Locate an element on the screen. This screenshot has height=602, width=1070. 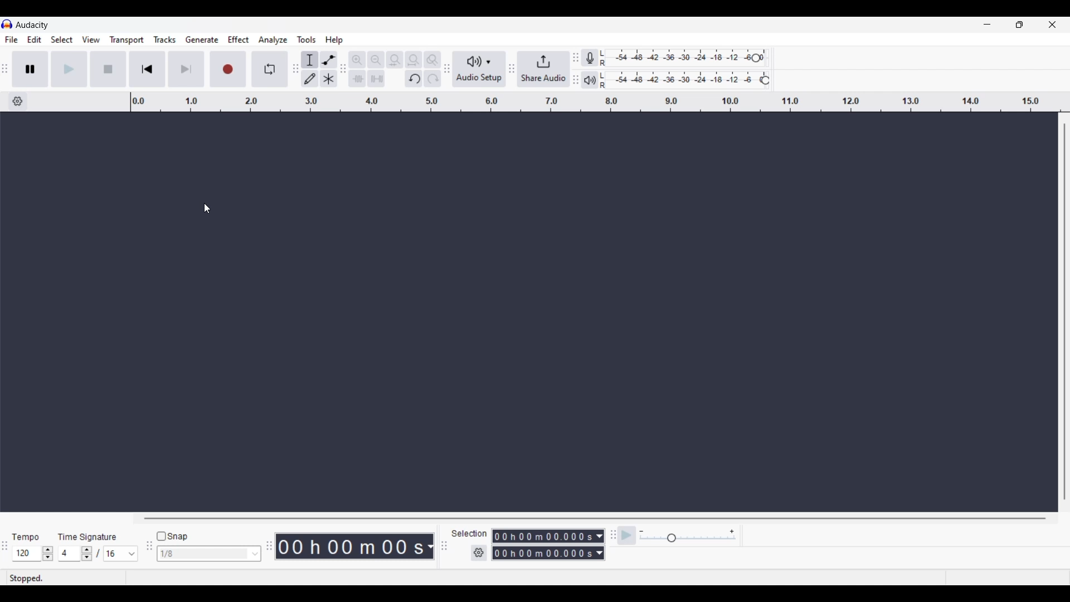
Edit menu is located at coordinates (35, 40).